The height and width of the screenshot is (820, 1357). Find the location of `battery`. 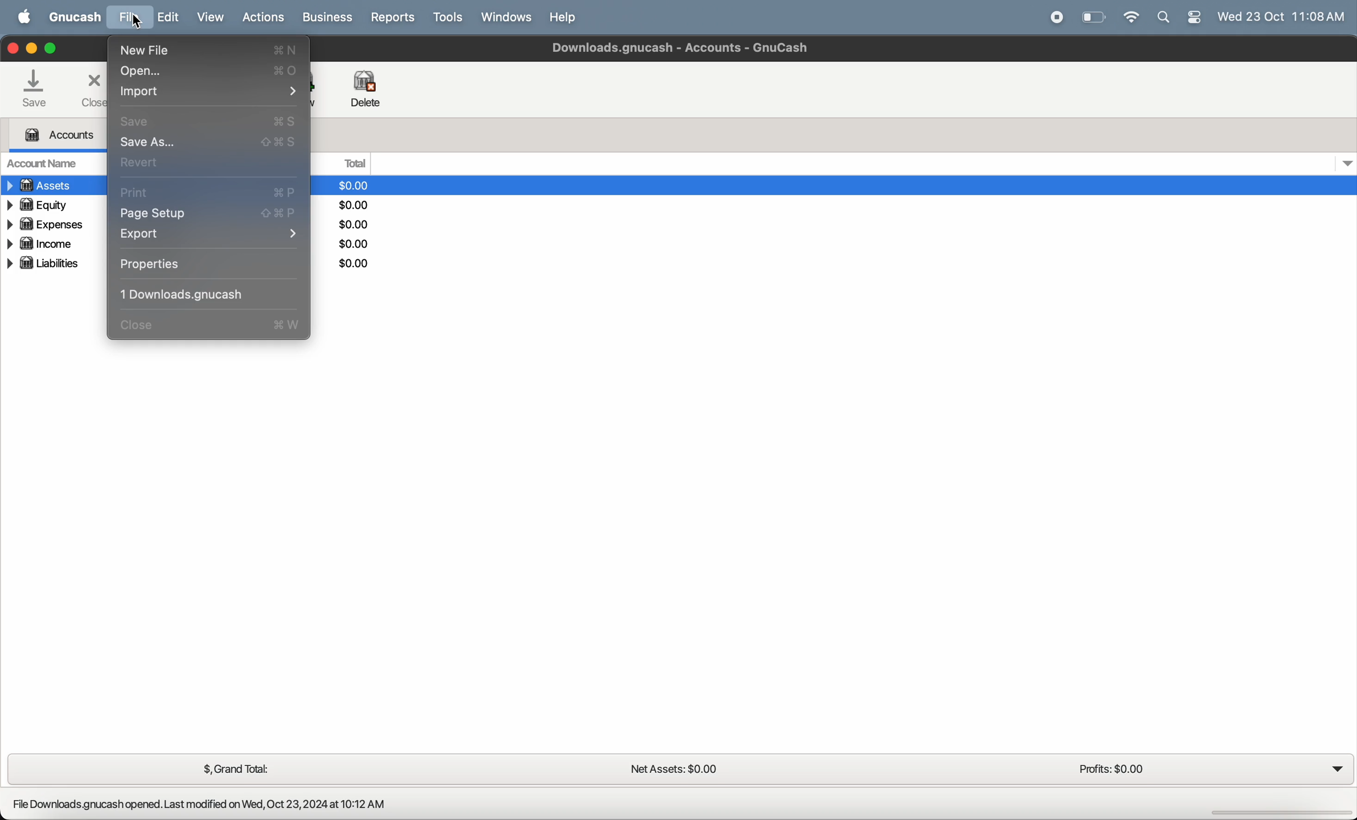

battery is located at coordinates (1092, 17).